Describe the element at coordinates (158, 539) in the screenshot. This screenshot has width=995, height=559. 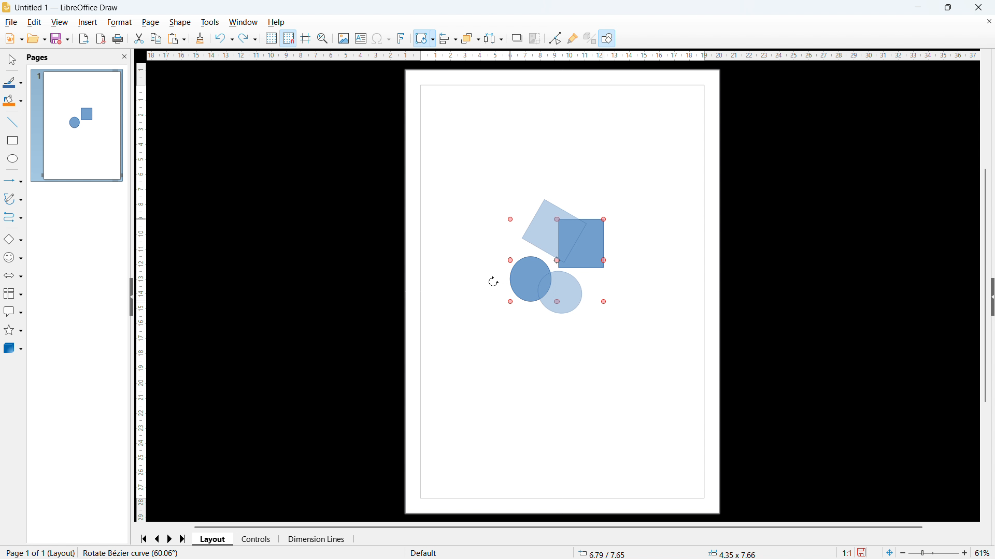
I see `Previous page ` at that location.